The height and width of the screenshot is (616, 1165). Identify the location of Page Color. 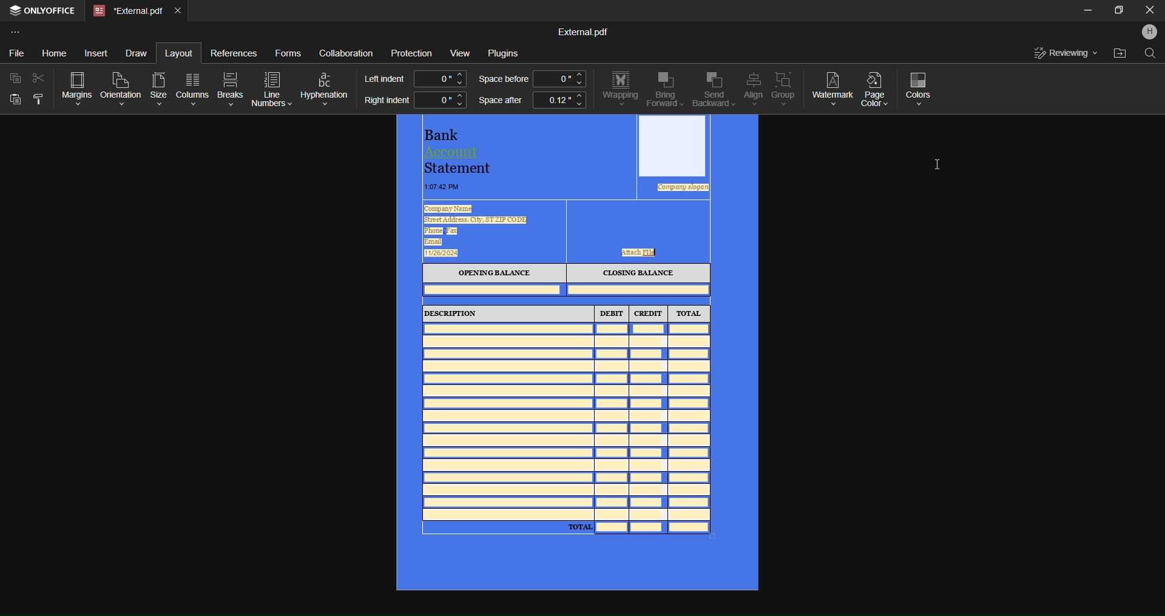
(875, 92).